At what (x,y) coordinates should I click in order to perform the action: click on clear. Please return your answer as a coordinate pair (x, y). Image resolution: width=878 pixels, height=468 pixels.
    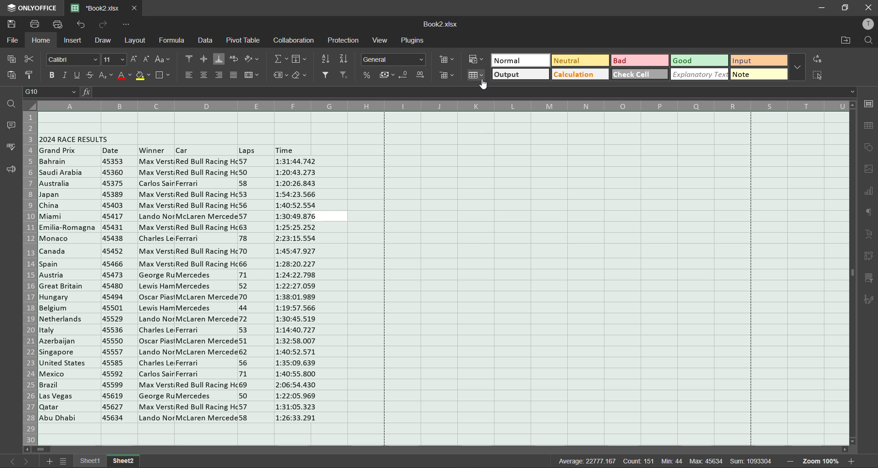
    Looking at the image, I should click on (301, 76).